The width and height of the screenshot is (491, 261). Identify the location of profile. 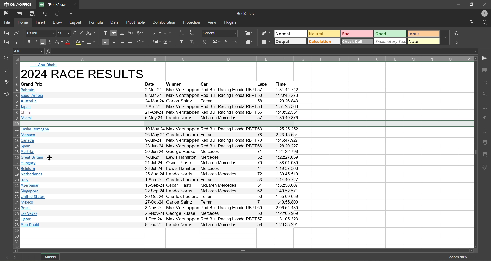
(485, 14).